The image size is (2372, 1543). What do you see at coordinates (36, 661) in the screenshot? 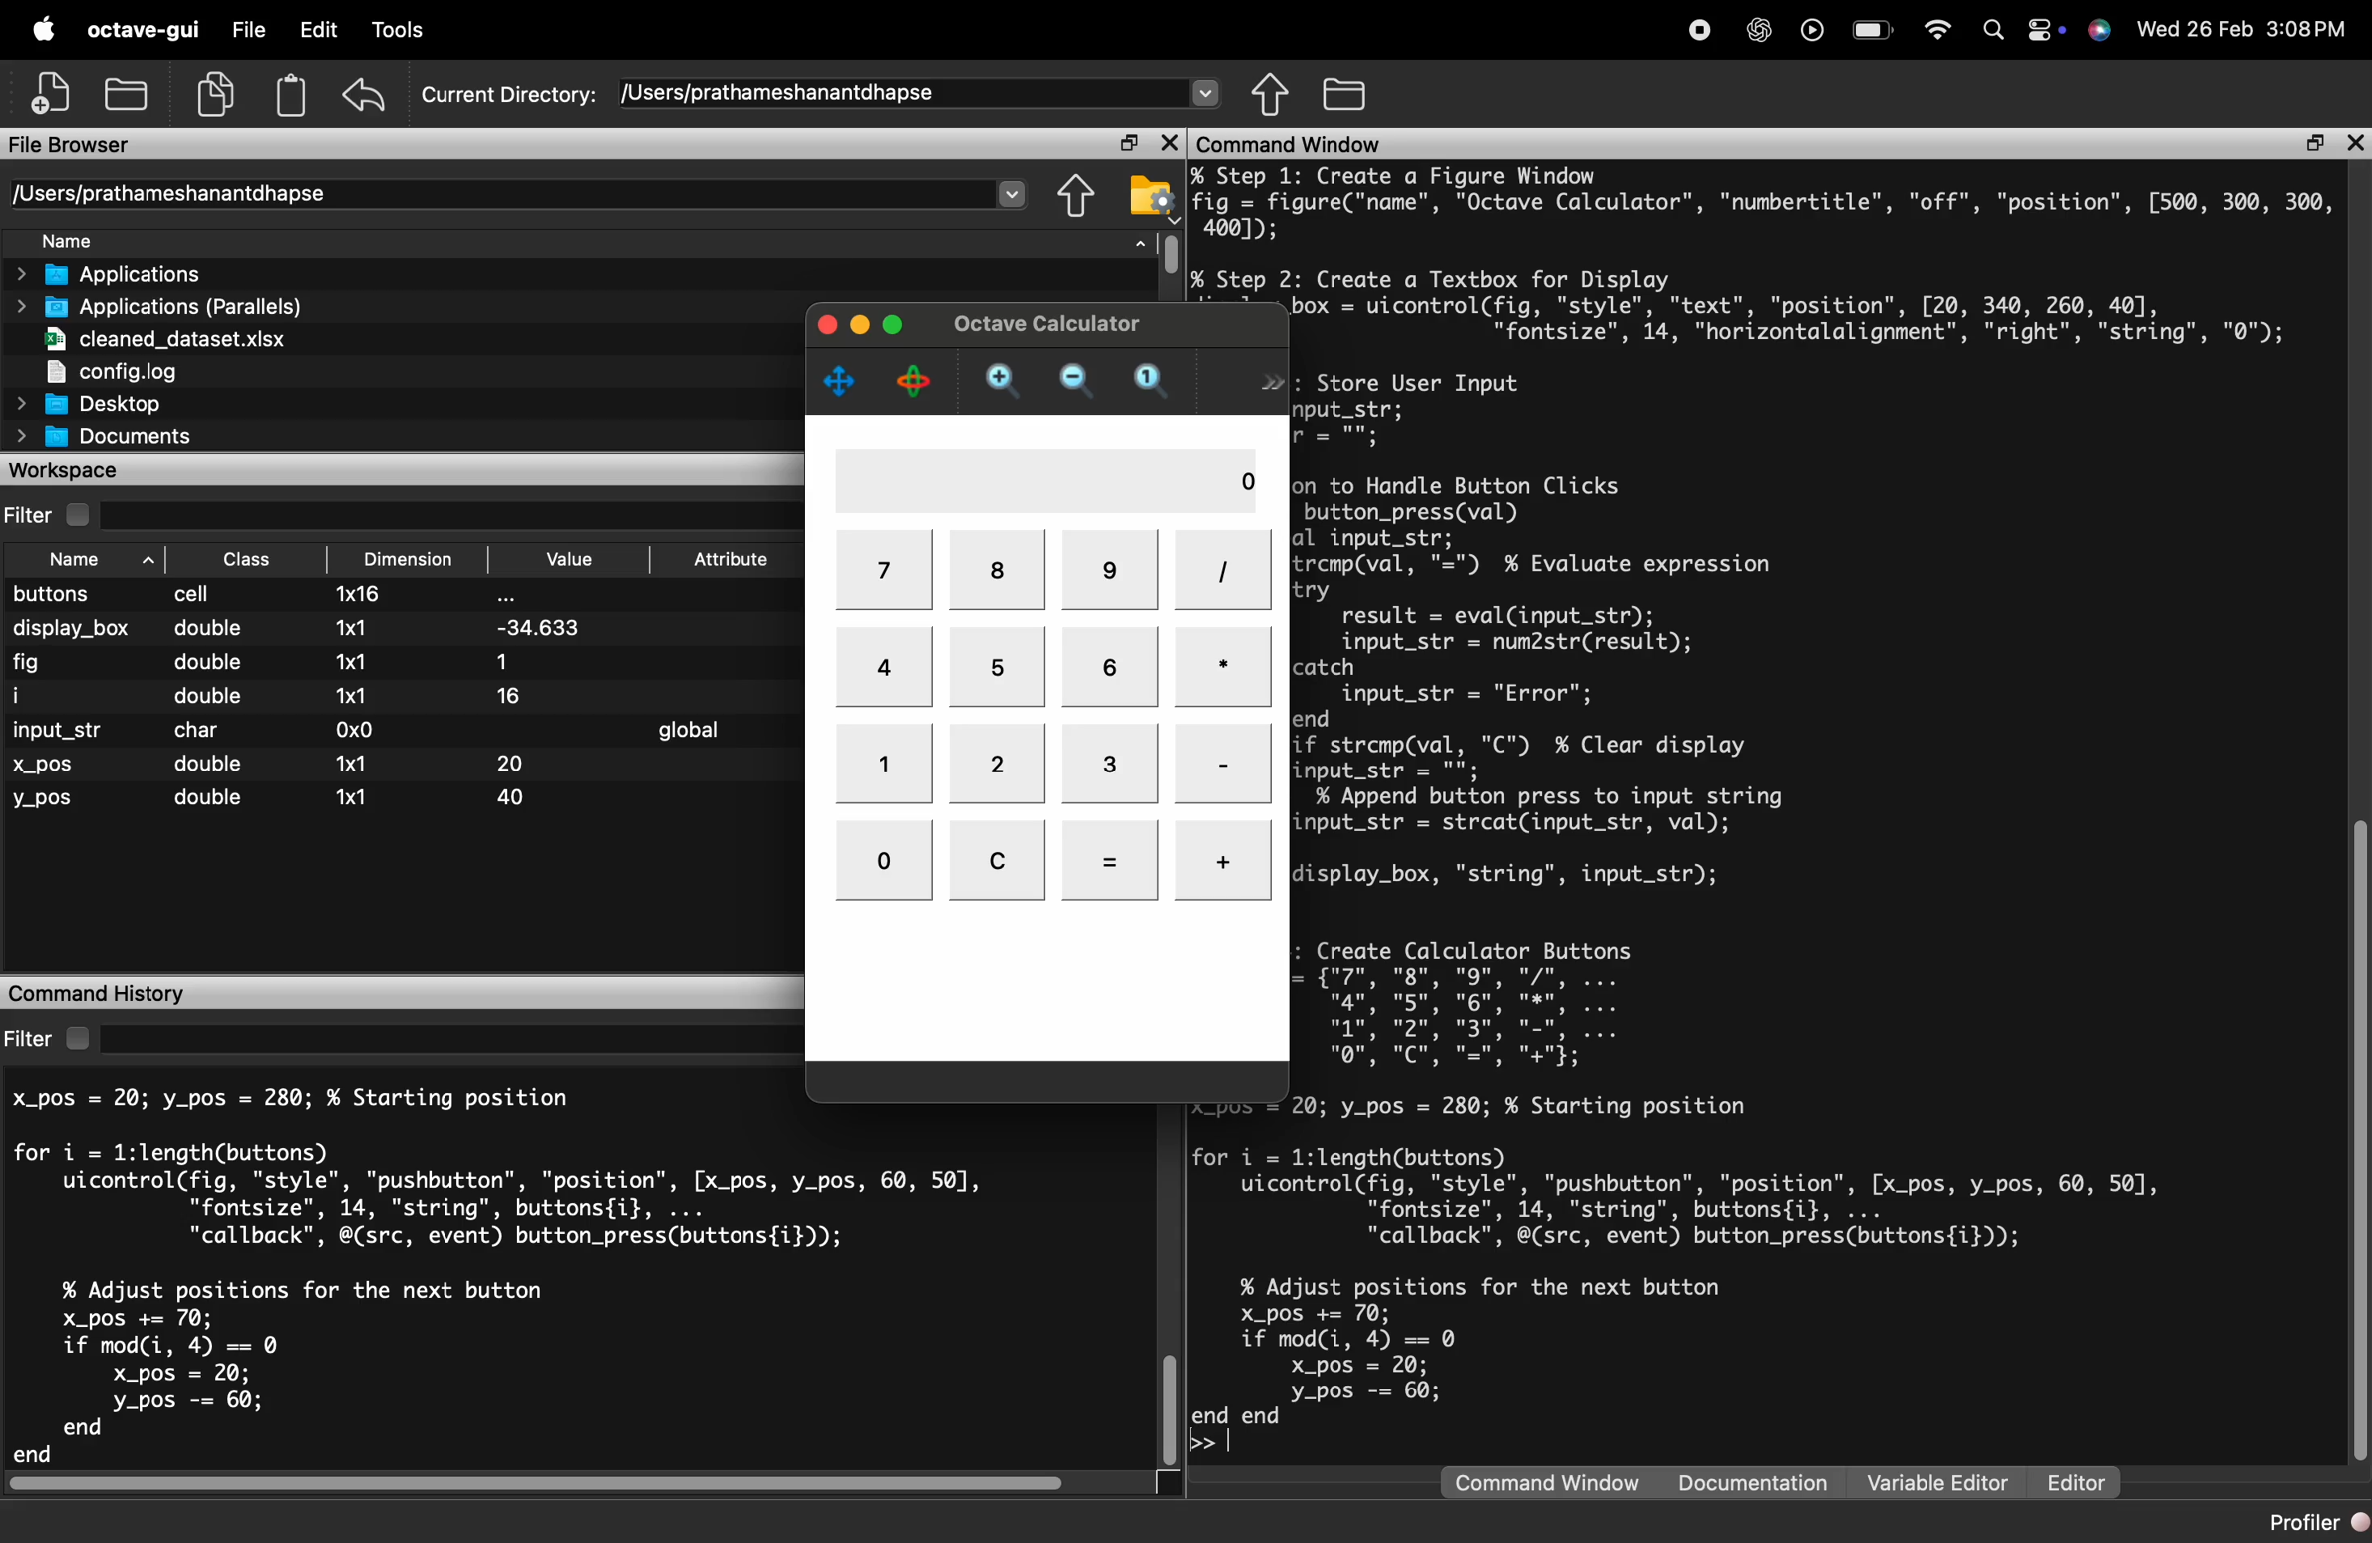
I see `fig` at bounding box center [36, 661].